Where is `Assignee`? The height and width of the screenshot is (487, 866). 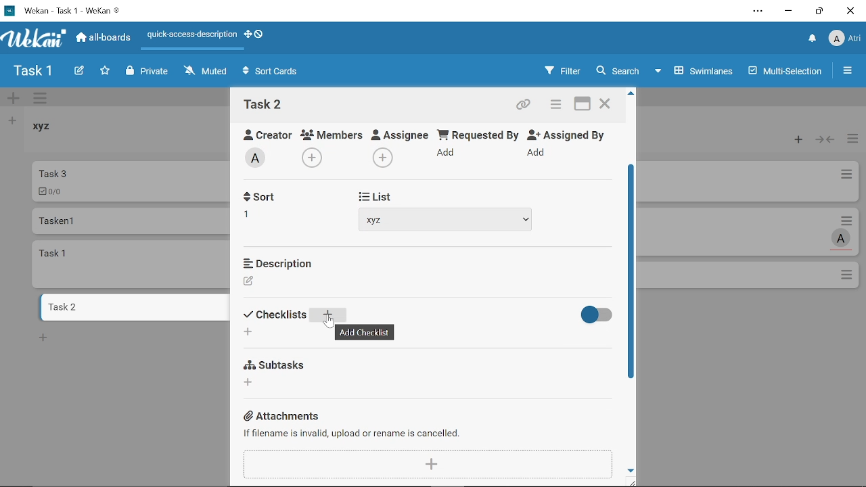 Assignee is located at coordinates (401, 133).